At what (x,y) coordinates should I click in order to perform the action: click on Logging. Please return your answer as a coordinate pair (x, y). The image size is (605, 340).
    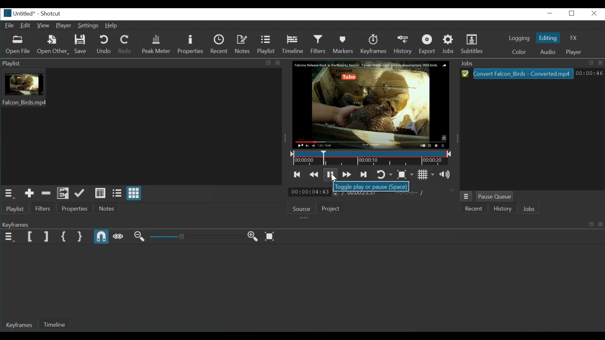
    Looking at the image, I should click on (520, 39).